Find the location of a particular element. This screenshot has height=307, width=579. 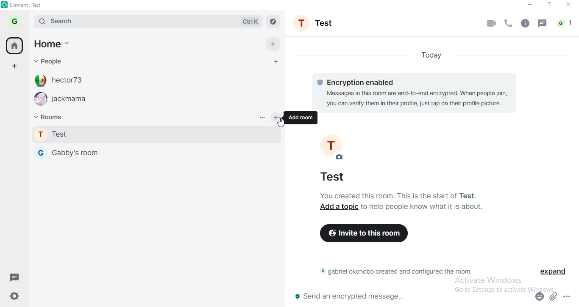

add is located at coordinates (273, 44).